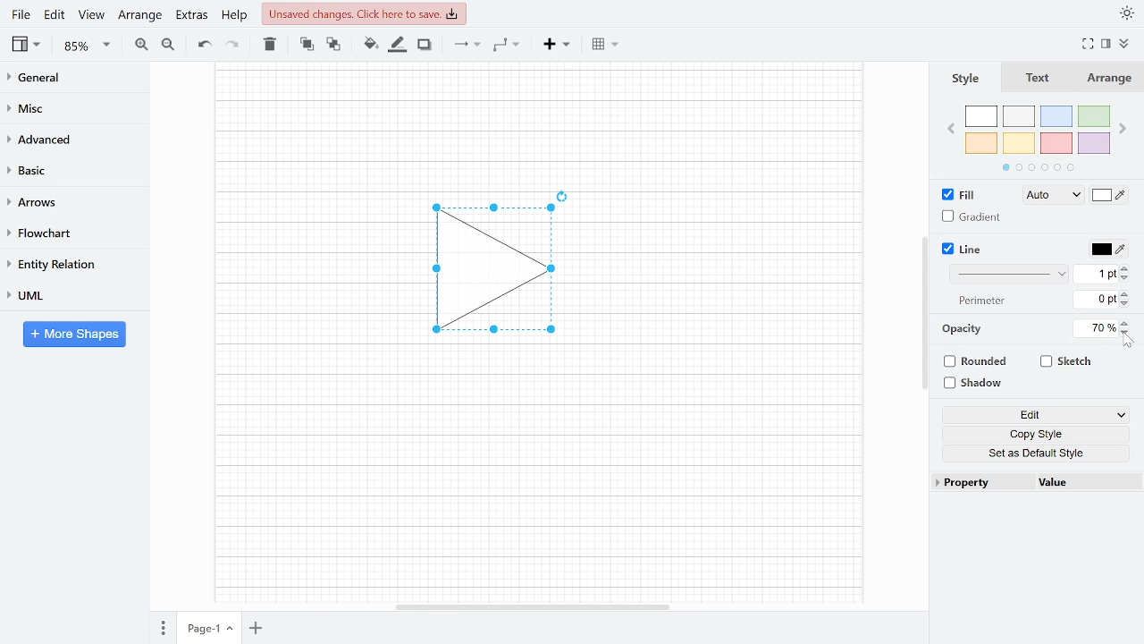  What do you see at coordinates (67, 264) in the screenshot?
I see `Entity relation` at bounding box center [67, 264].